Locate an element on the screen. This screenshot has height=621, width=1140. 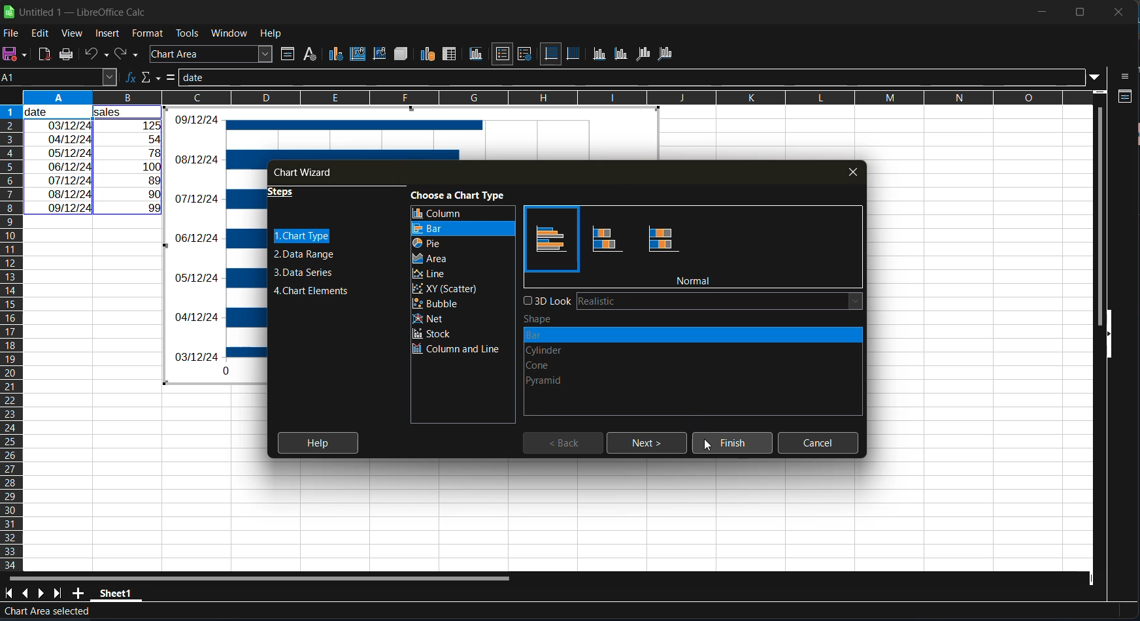
select function is located at coordinates (149, 78).